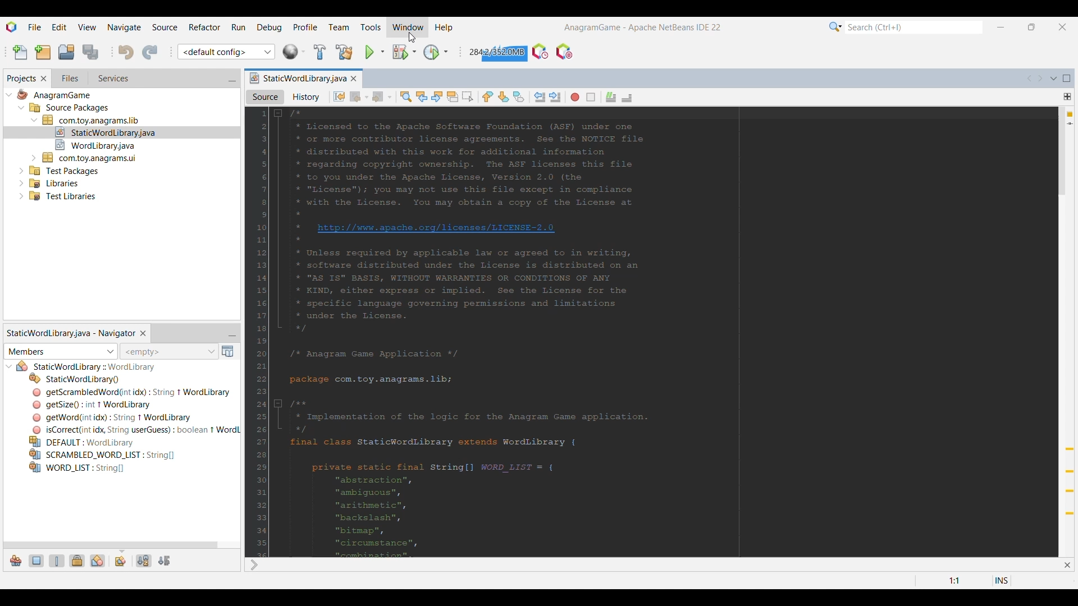 The width and height of the screenshot is (1078, 606). Describe the element at coordinates (371, 27) in the screenshot. I see `Tools menu` at that location.